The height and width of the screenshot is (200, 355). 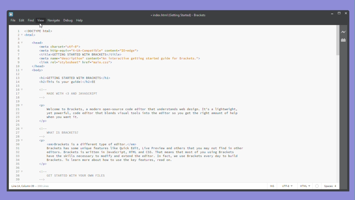 I want to click on 32, so click(x=17, y=152).